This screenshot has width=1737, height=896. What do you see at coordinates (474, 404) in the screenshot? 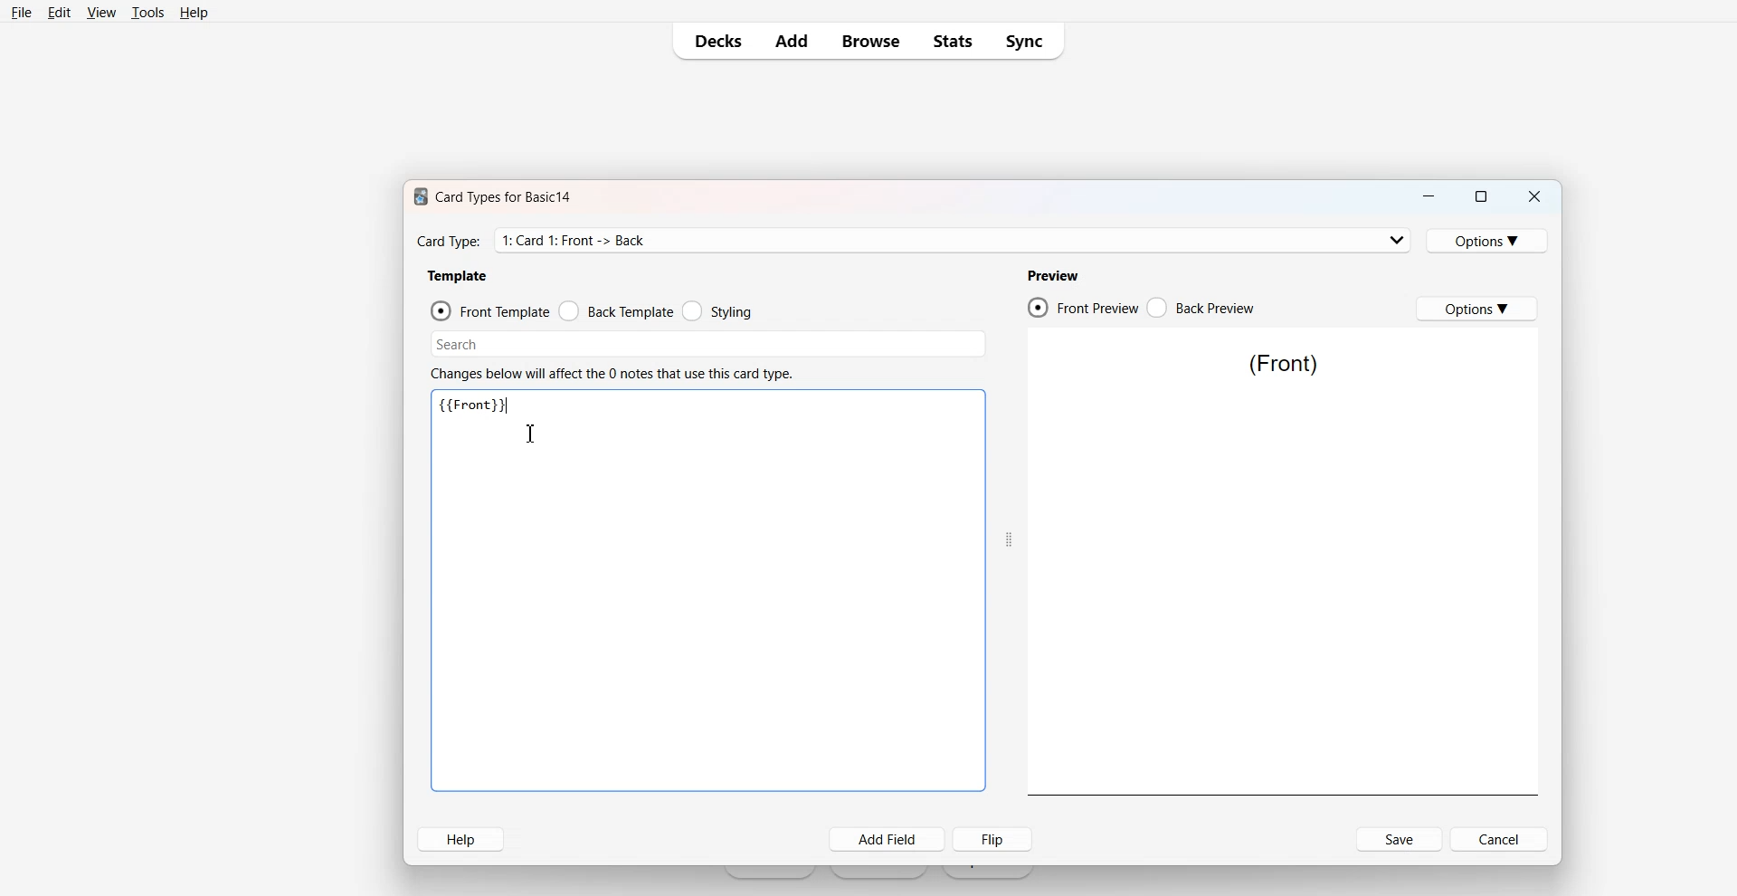
I see `Text 3` at bounding box center [474, 404].